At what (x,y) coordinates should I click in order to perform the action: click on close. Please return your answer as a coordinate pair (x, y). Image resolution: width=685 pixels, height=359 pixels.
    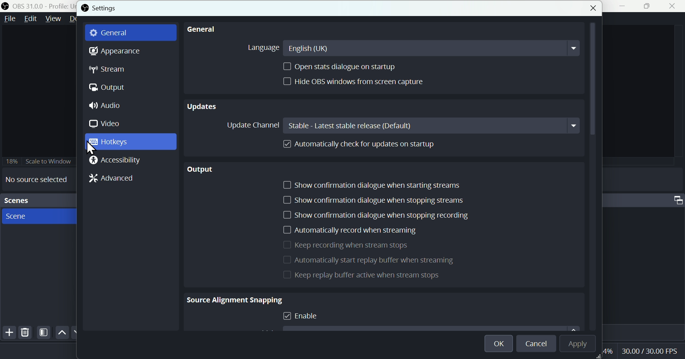
    Looking at the image, I should click on (674, 6).